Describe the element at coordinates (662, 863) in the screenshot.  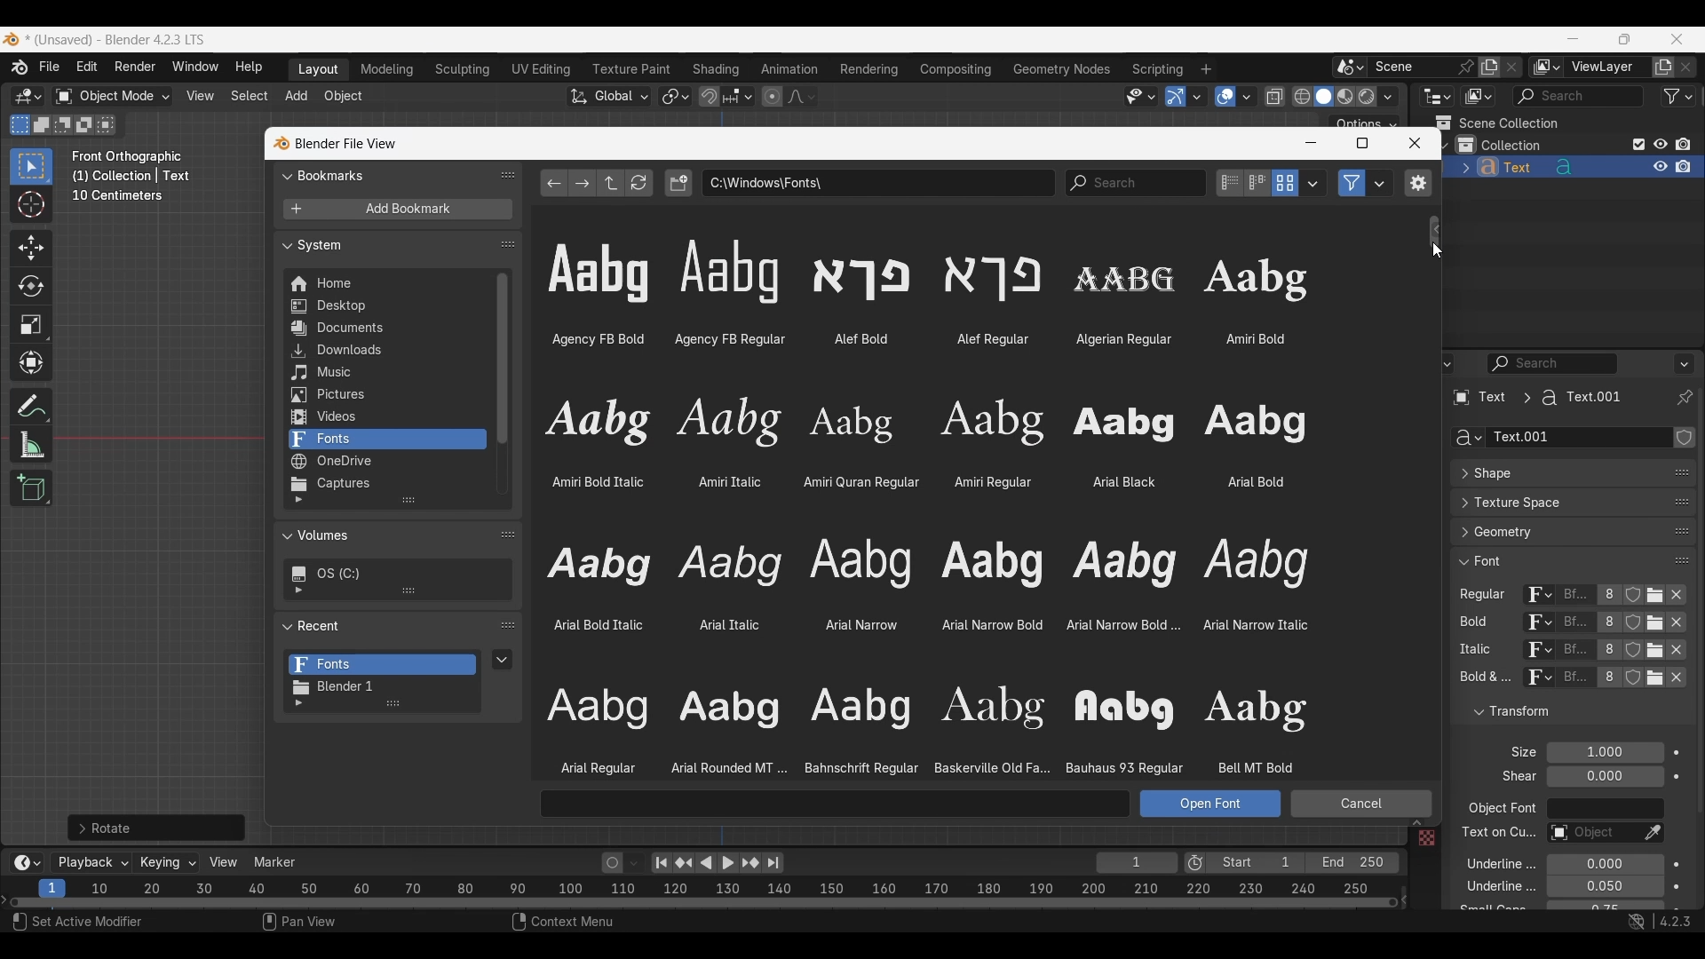
I see `Jump to endpoint` at that location.